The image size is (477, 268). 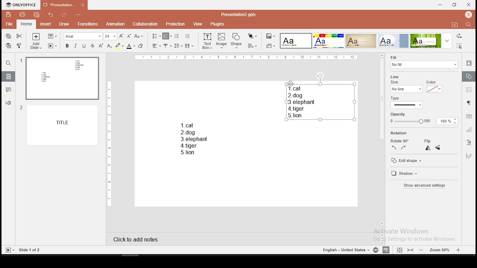 I want to click on English, so click(x=343, y=250).